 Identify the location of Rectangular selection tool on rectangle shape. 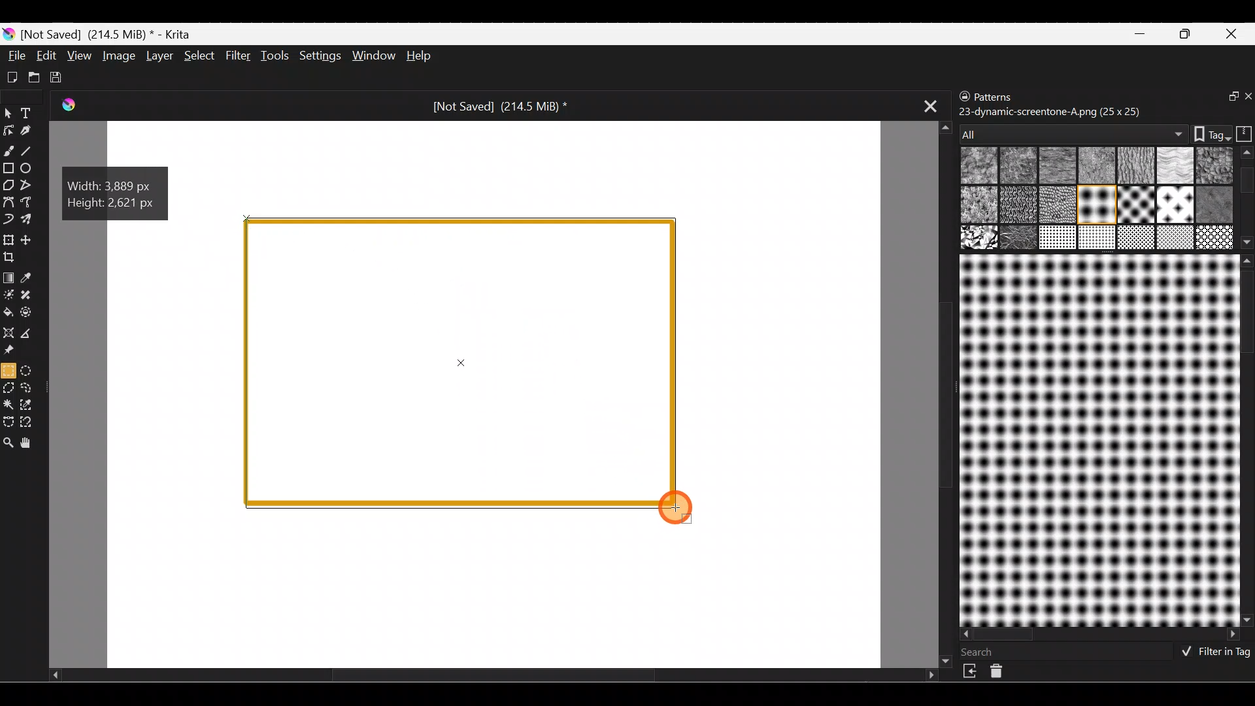
(463, 363).